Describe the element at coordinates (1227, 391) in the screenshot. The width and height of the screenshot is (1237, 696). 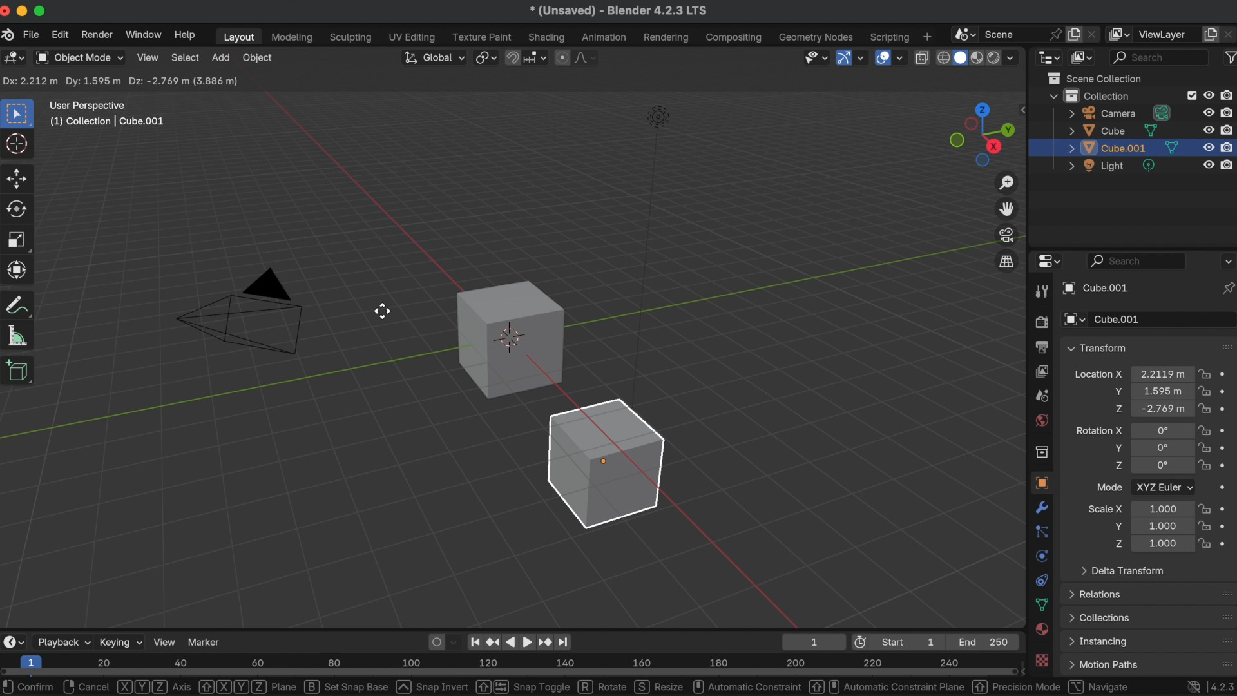
I see `animate property` at that location.